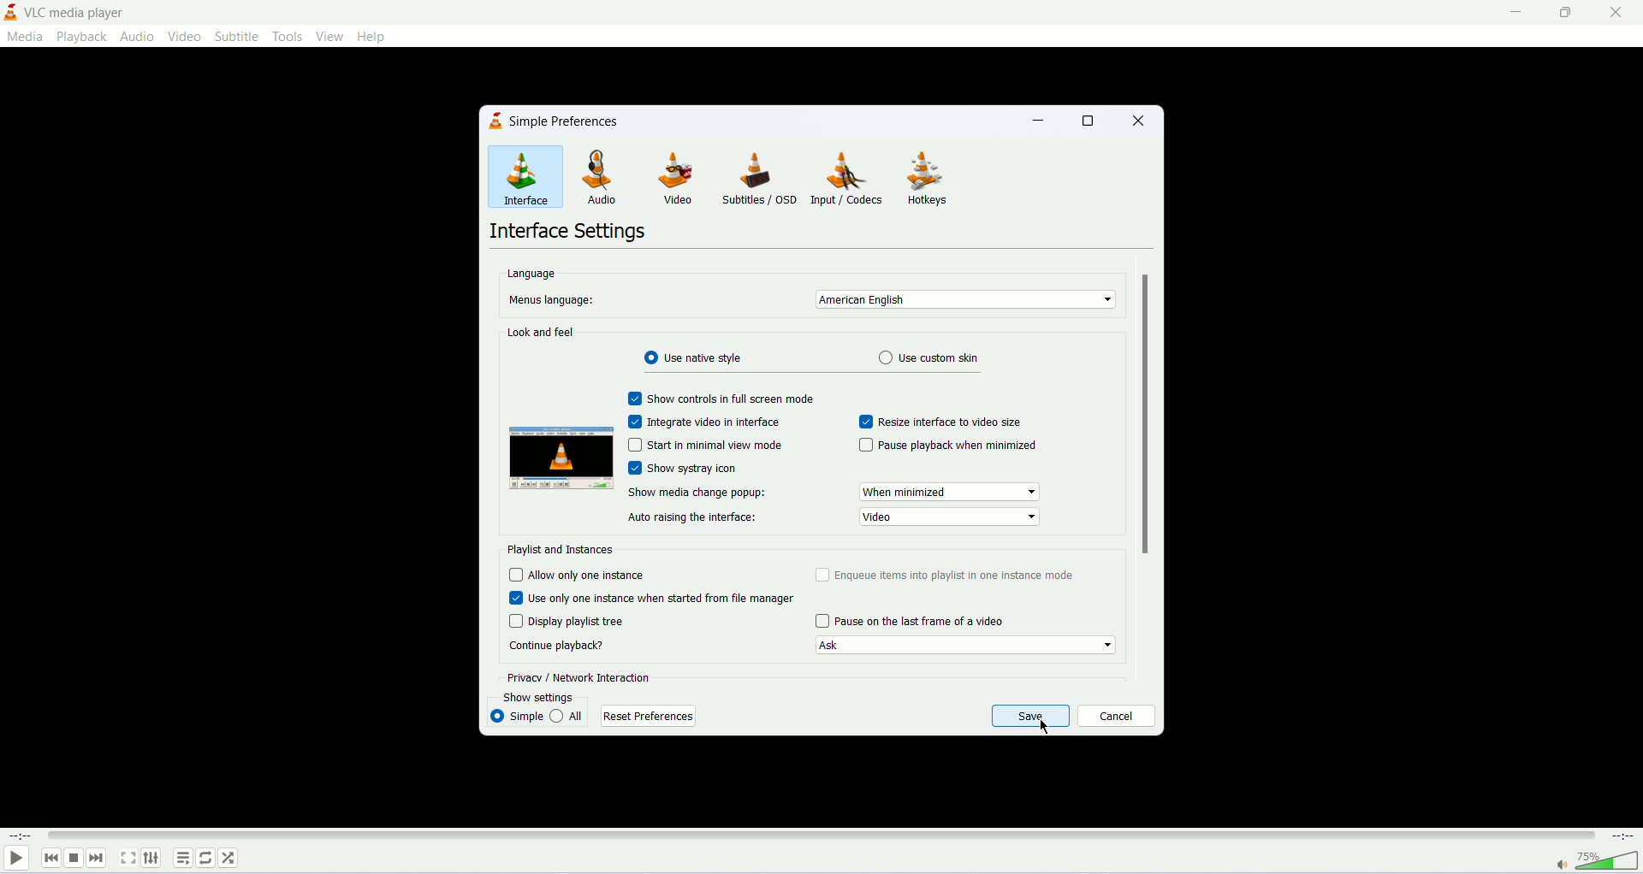 This screenshot has width=1643, height=874. I want to click on save, so click(1031, 717).